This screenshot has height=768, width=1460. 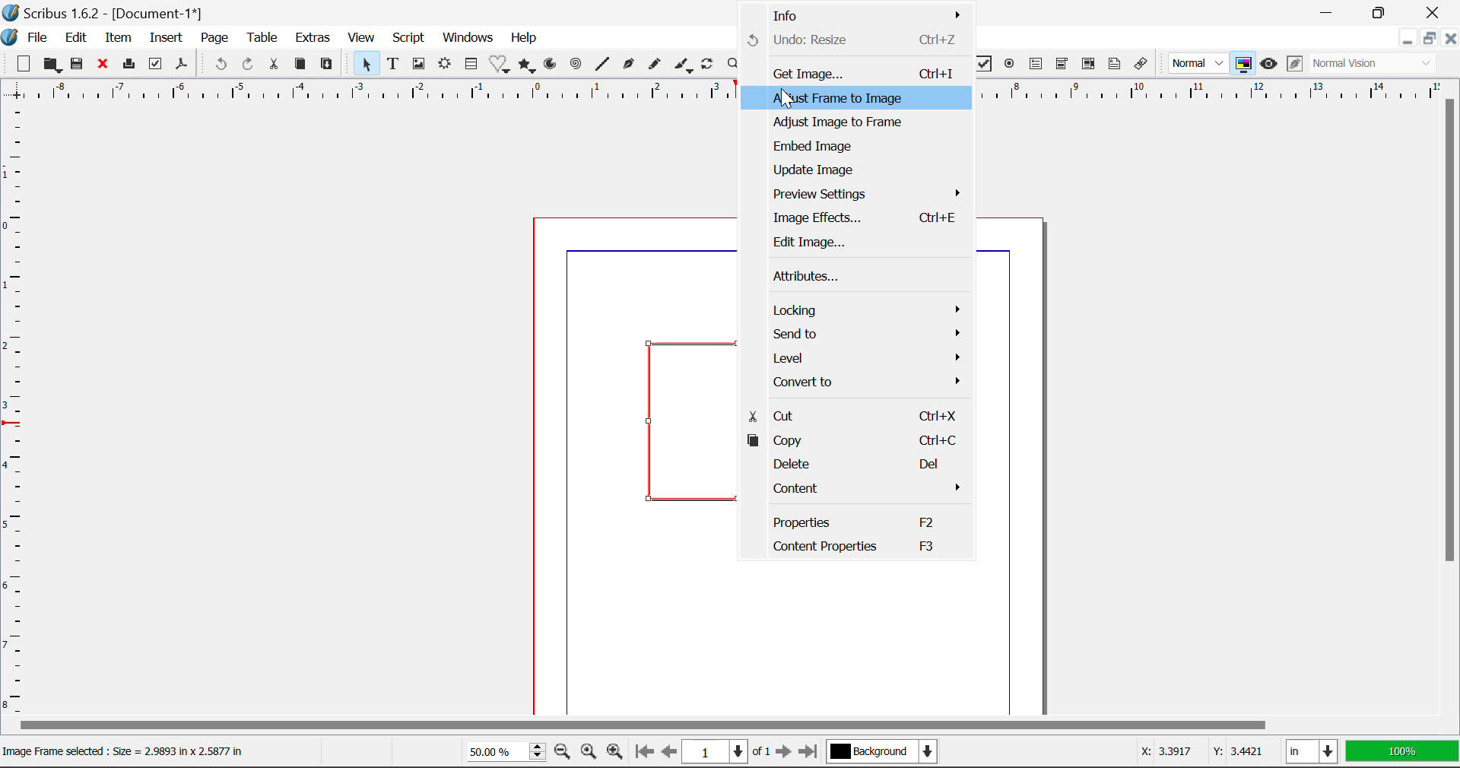 I want to click on Edit Image, so click(x=850, y=242).